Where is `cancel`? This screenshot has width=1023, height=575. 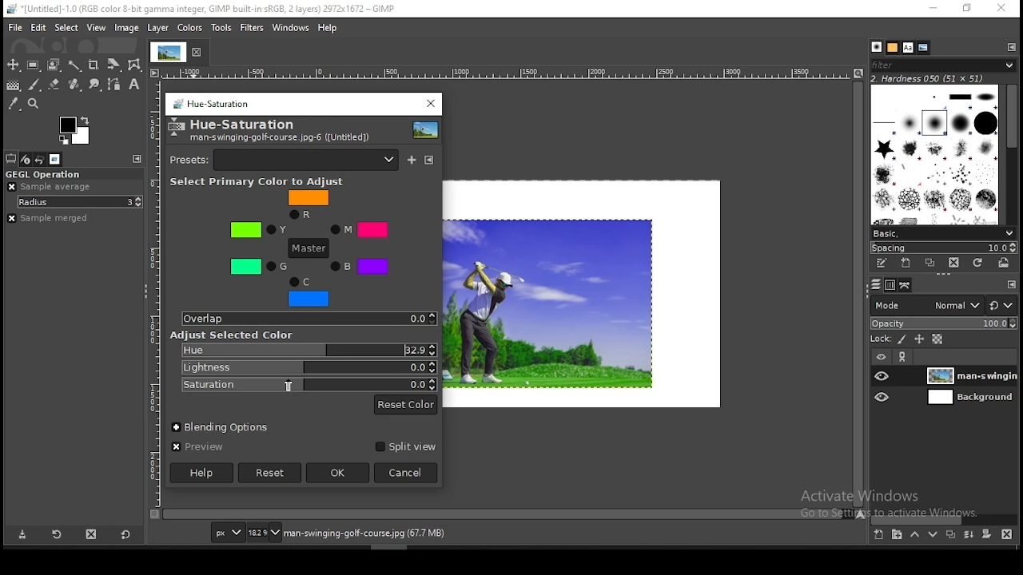
cancel is located at coordinates (408, 472).